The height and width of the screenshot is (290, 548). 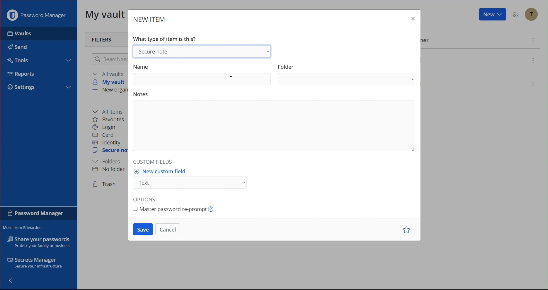 What do you see at coordinates (516, 14) in the screenshot?
I see `Options` at bounding box center [516, 14].